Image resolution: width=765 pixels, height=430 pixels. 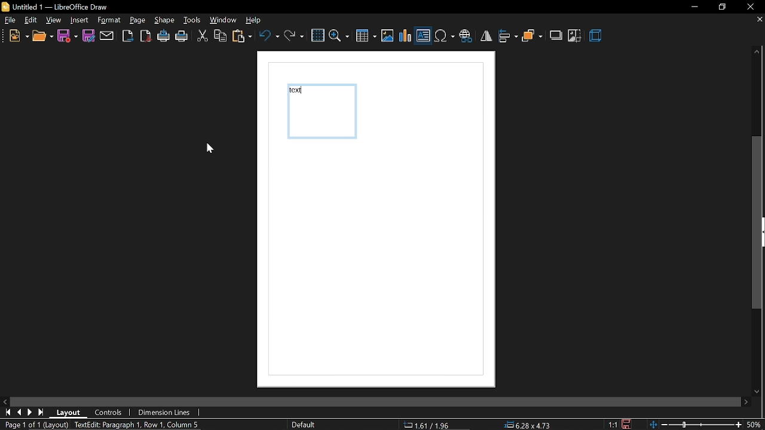 What do you see at coordinates (107, 36) in the screenshot?
I see `attach` at bounding box center [107, 36].